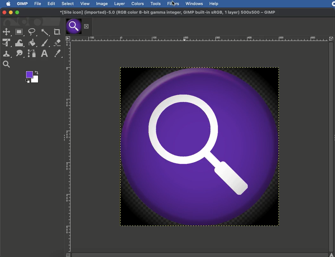 The image size is (335, 257). Describe the element at coordinates (68, 38) in the screenshot. I see `Menu` at that location.